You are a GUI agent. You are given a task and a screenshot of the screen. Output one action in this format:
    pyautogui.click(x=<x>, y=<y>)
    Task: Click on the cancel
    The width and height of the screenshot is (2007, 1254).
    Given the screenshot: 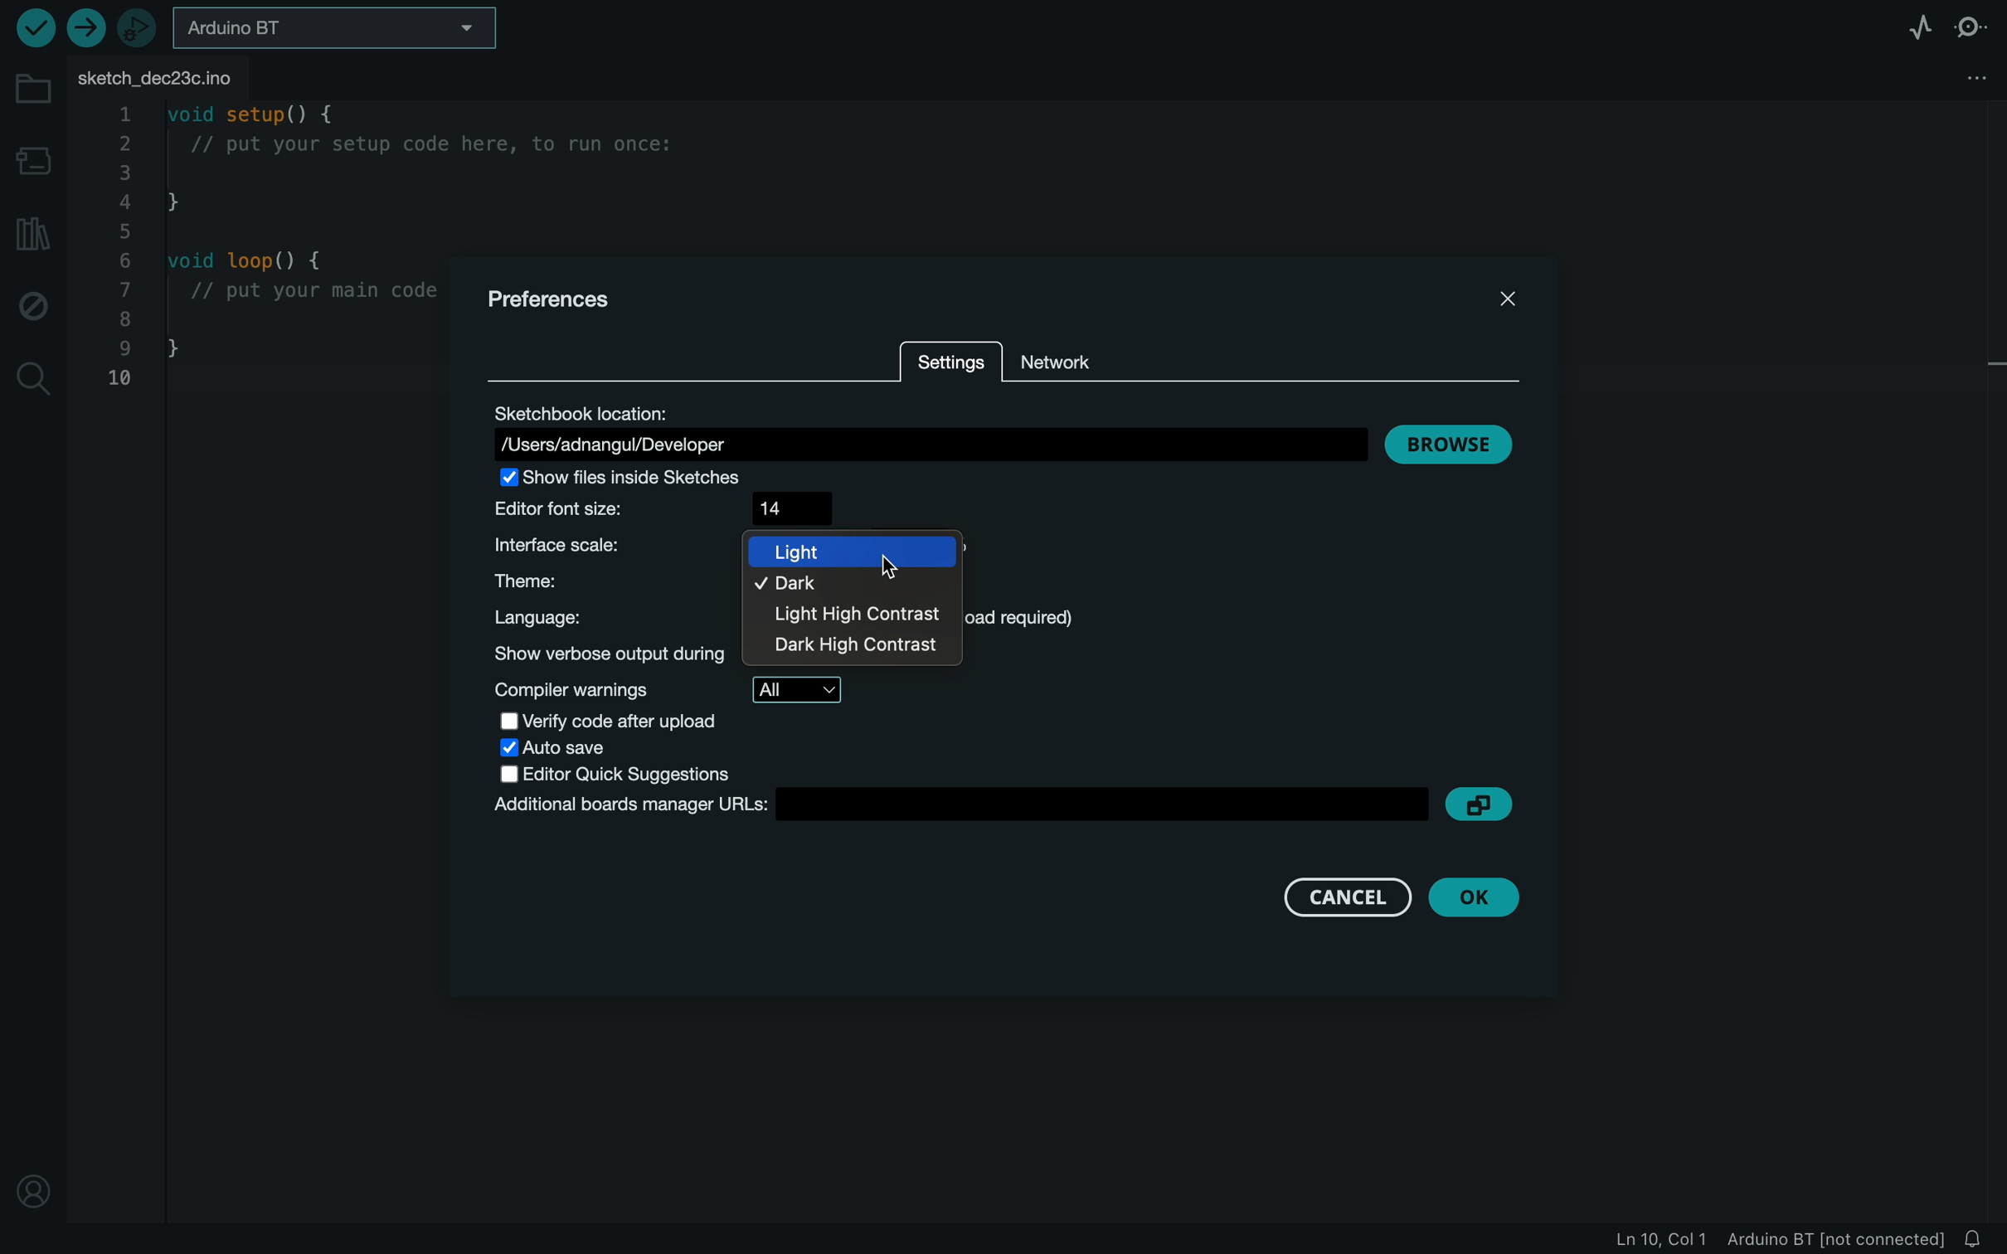 What is the action you would take?
    pyautogui.click(x=1348, y=897)
    